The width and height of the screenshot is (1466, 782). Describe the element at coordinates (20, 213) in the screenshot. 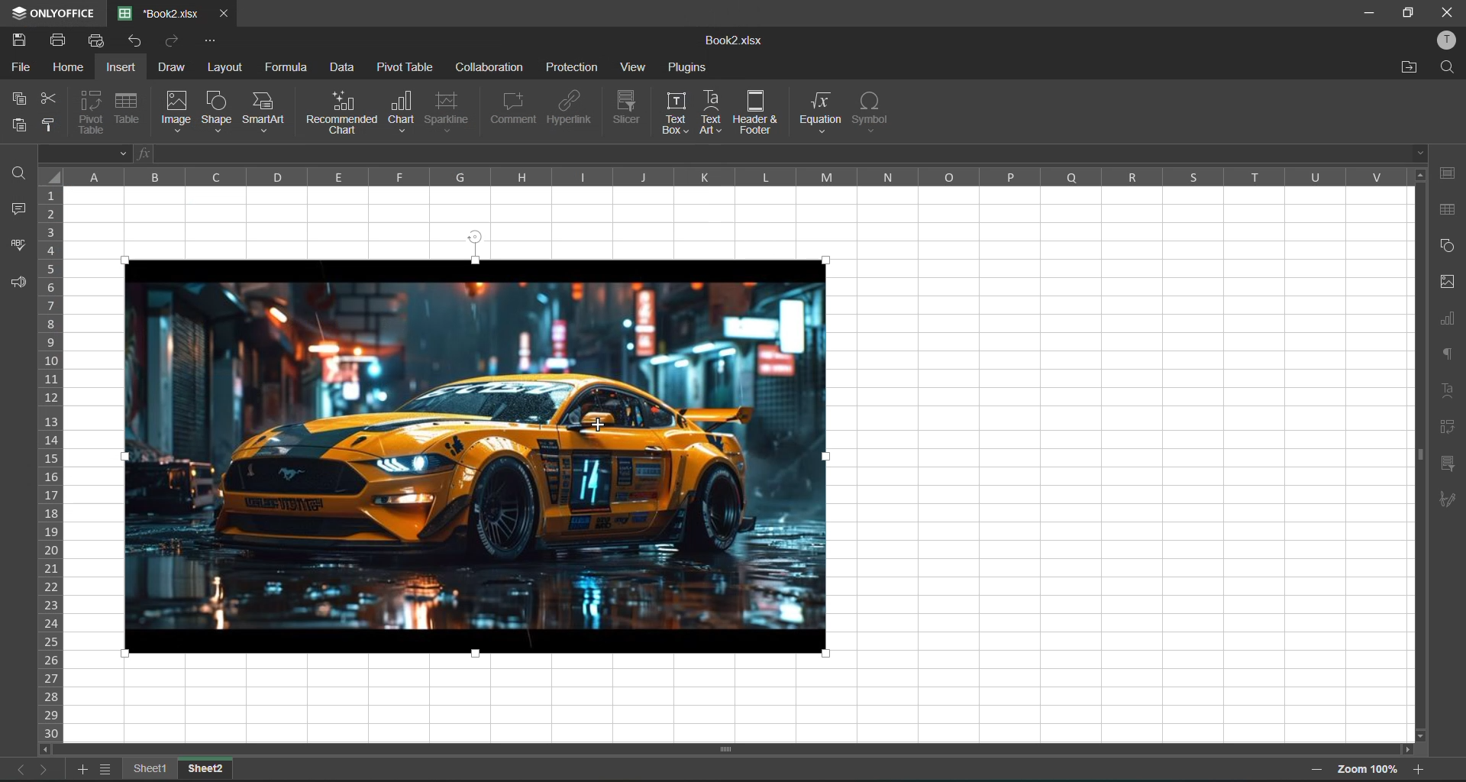

I see `comments` at that location.